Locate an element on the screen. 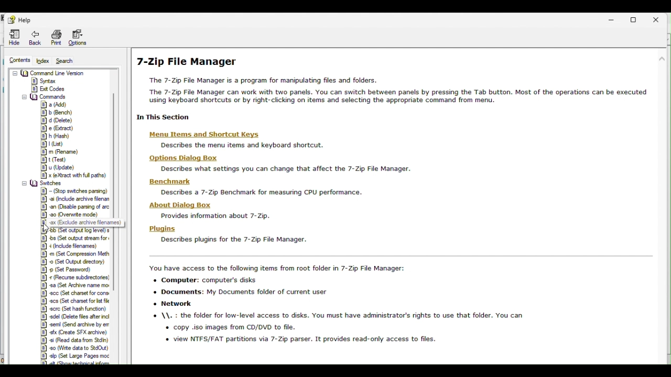  Hons Di: is located at coordinates (185, 158).